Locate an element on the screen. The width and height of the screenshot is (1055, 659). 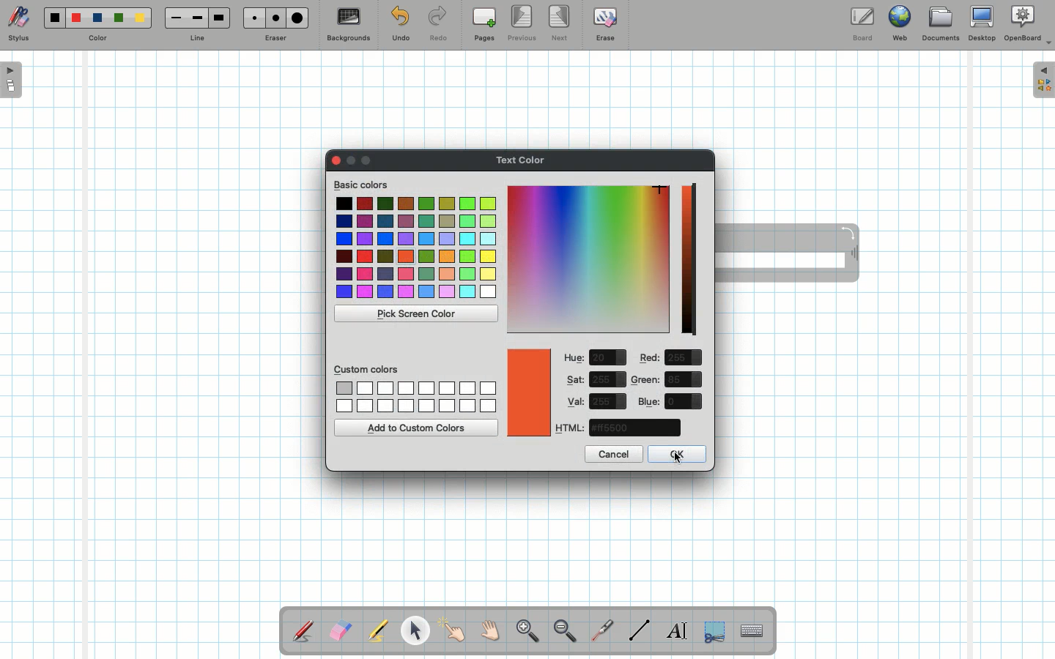
Zoom out is located at coordinates (565, 632).